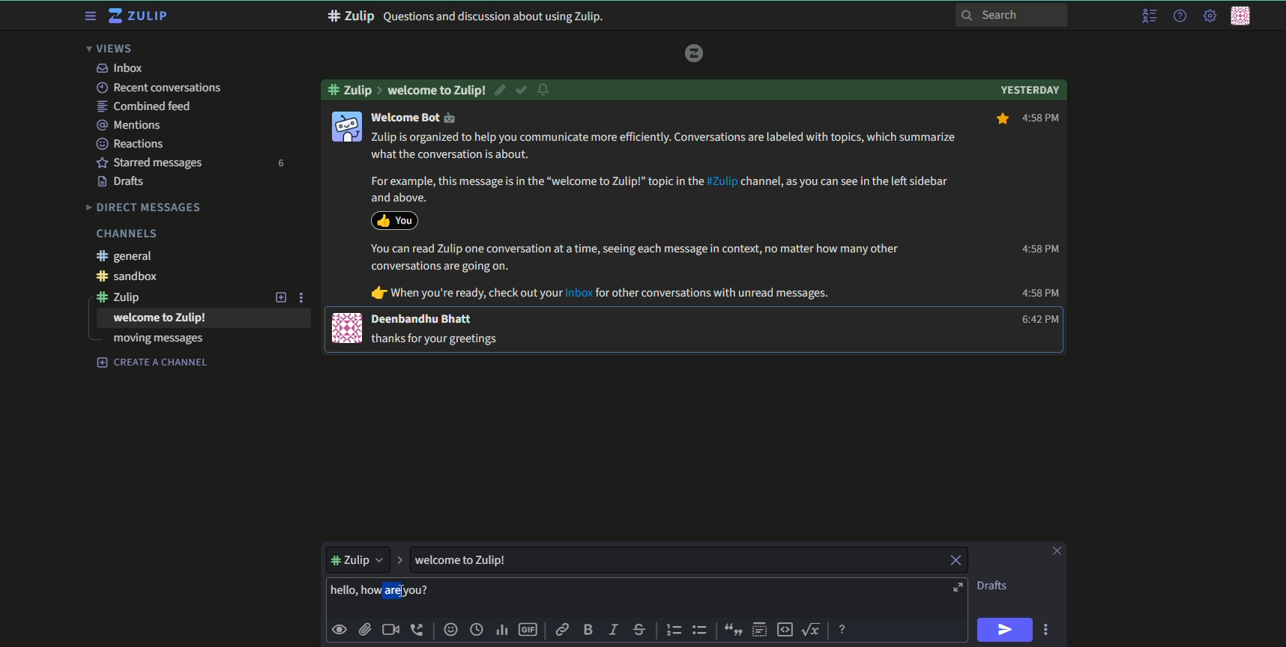 Image resolution: width=1286 pixels, height=647 pixels. Describe the element at coordinates (504, 631) in the screenshot. I see `poll` at that location.